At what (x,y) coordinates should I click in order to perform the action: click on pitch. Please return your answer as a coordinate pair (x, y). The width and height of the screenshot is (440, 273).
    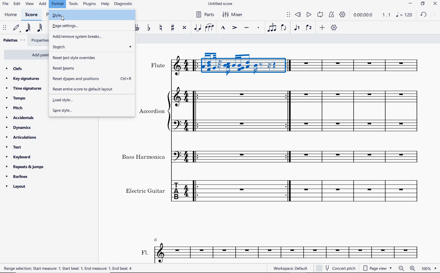
    Looking at the image, I should click on (14, 108).